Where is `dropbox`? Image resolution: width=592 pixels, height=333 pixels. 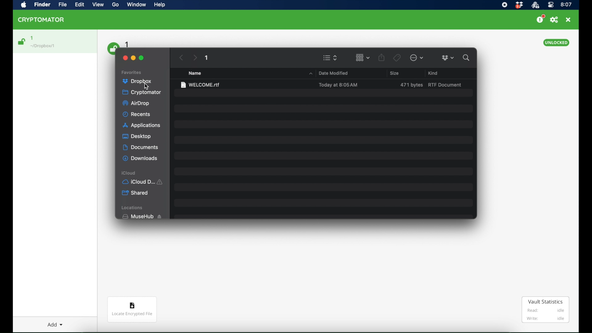
dropbox is located at coordinates (138, 82).